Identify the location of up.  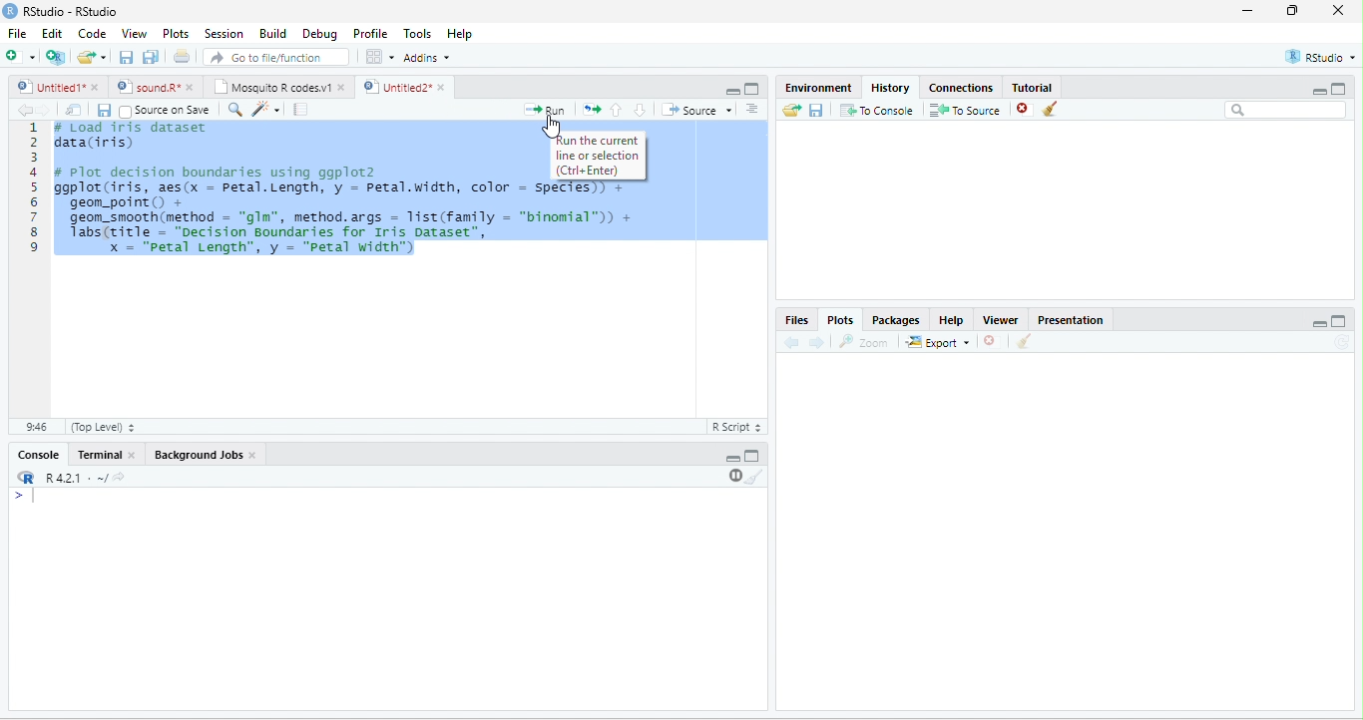
(617, 110).